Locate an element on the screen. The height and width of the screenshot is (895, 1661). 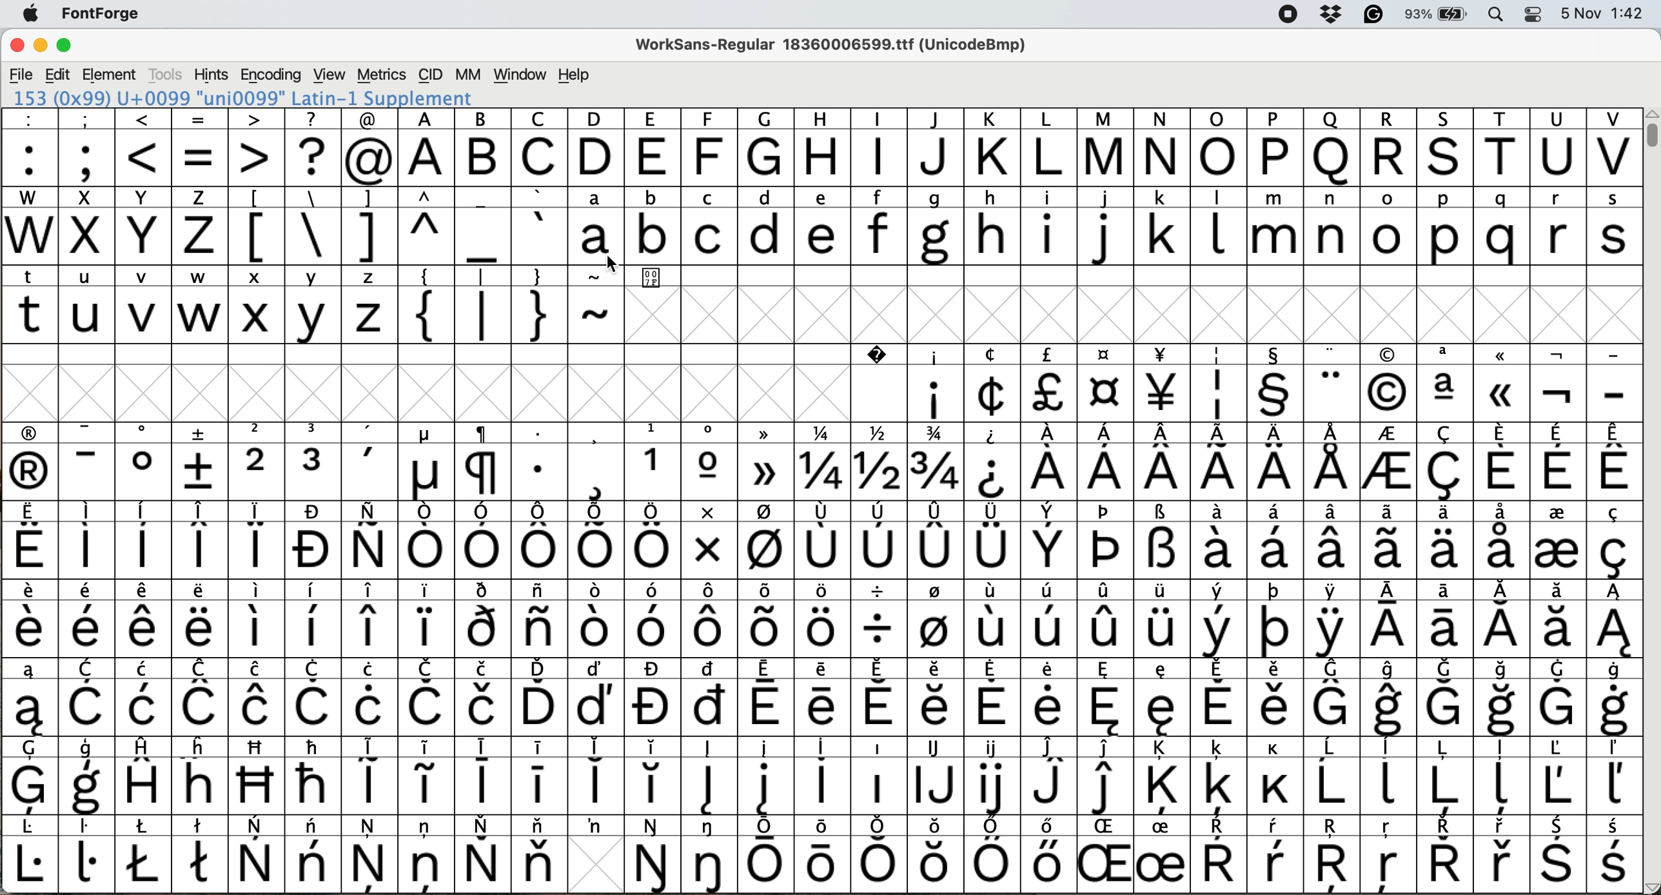
153 (0x99) U+0099 "uni0099" Latin-1 Supplement is located at coordinates (246, 97).